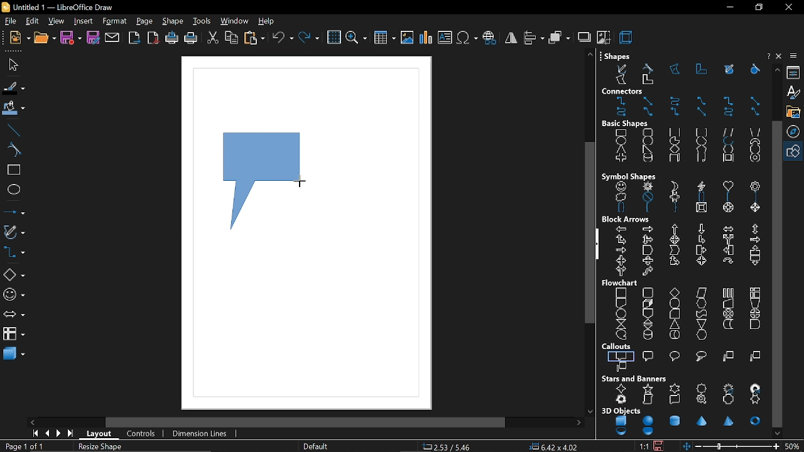 The height and width of the screenshot is (452, 804). I want to click on restore down, so click(758, 8).